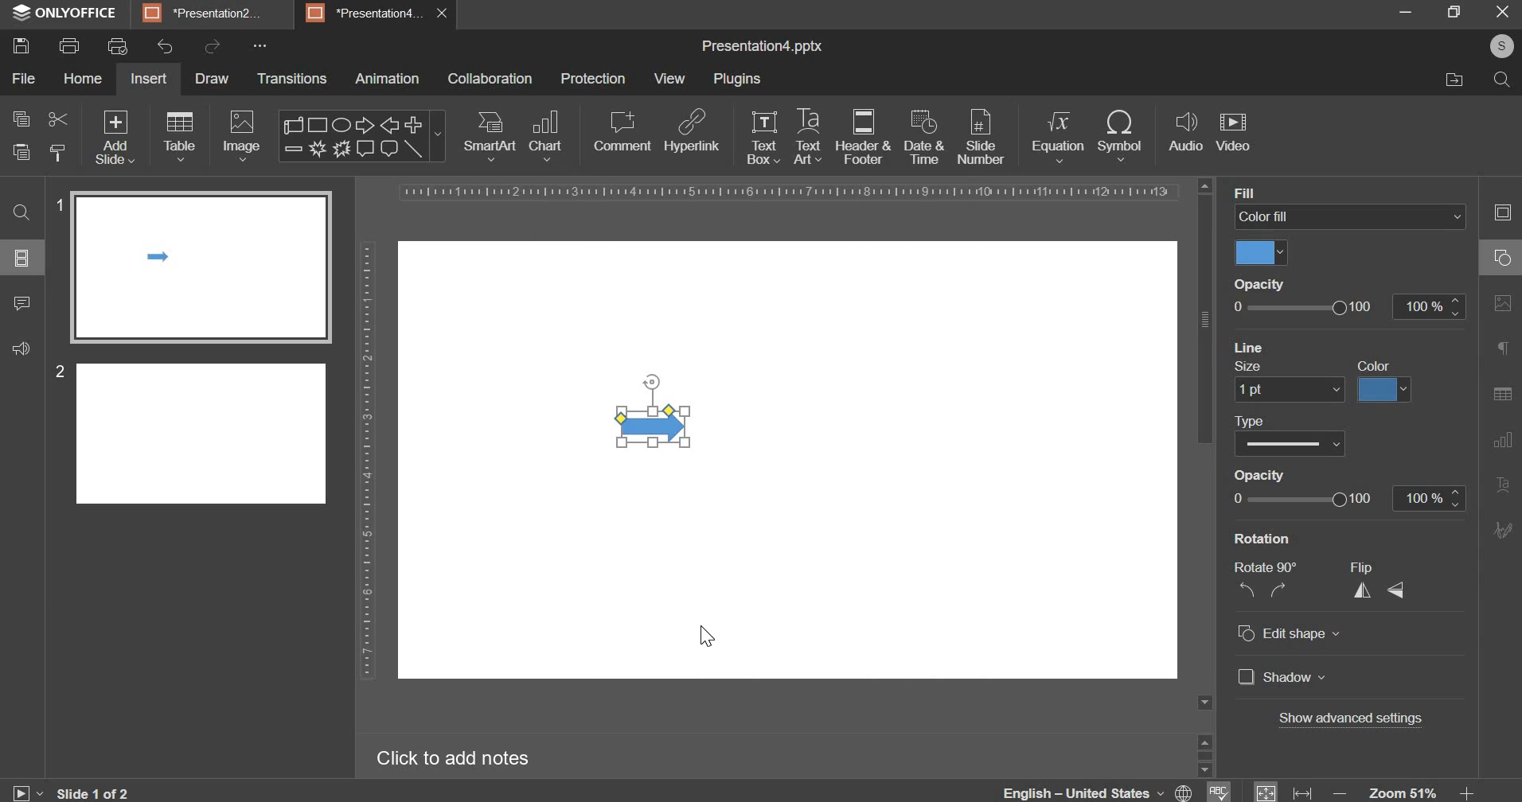 This screenshot has width=1522, height=802. What do you see at coordinates (386, 80) in the screenshot?
I see `animation` at bounding box center [386, 80].